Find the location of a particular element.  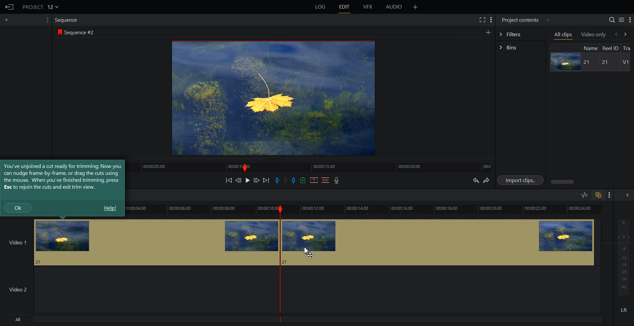

Timeline is located at coordinates (313, 167).